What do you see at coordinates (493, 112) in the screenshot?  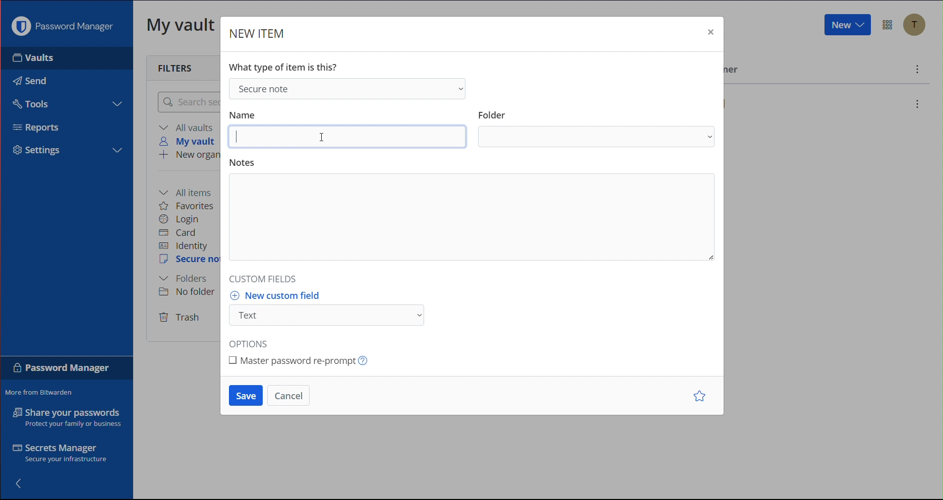 I see `Folder` at bounding box center [493, 112].